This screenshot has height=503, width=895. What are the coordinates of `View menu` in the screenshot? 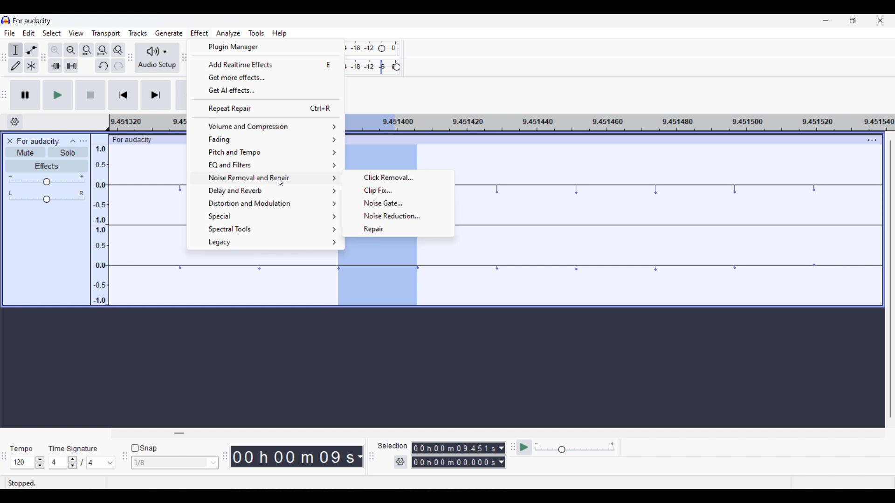 It's located at (76, 33).